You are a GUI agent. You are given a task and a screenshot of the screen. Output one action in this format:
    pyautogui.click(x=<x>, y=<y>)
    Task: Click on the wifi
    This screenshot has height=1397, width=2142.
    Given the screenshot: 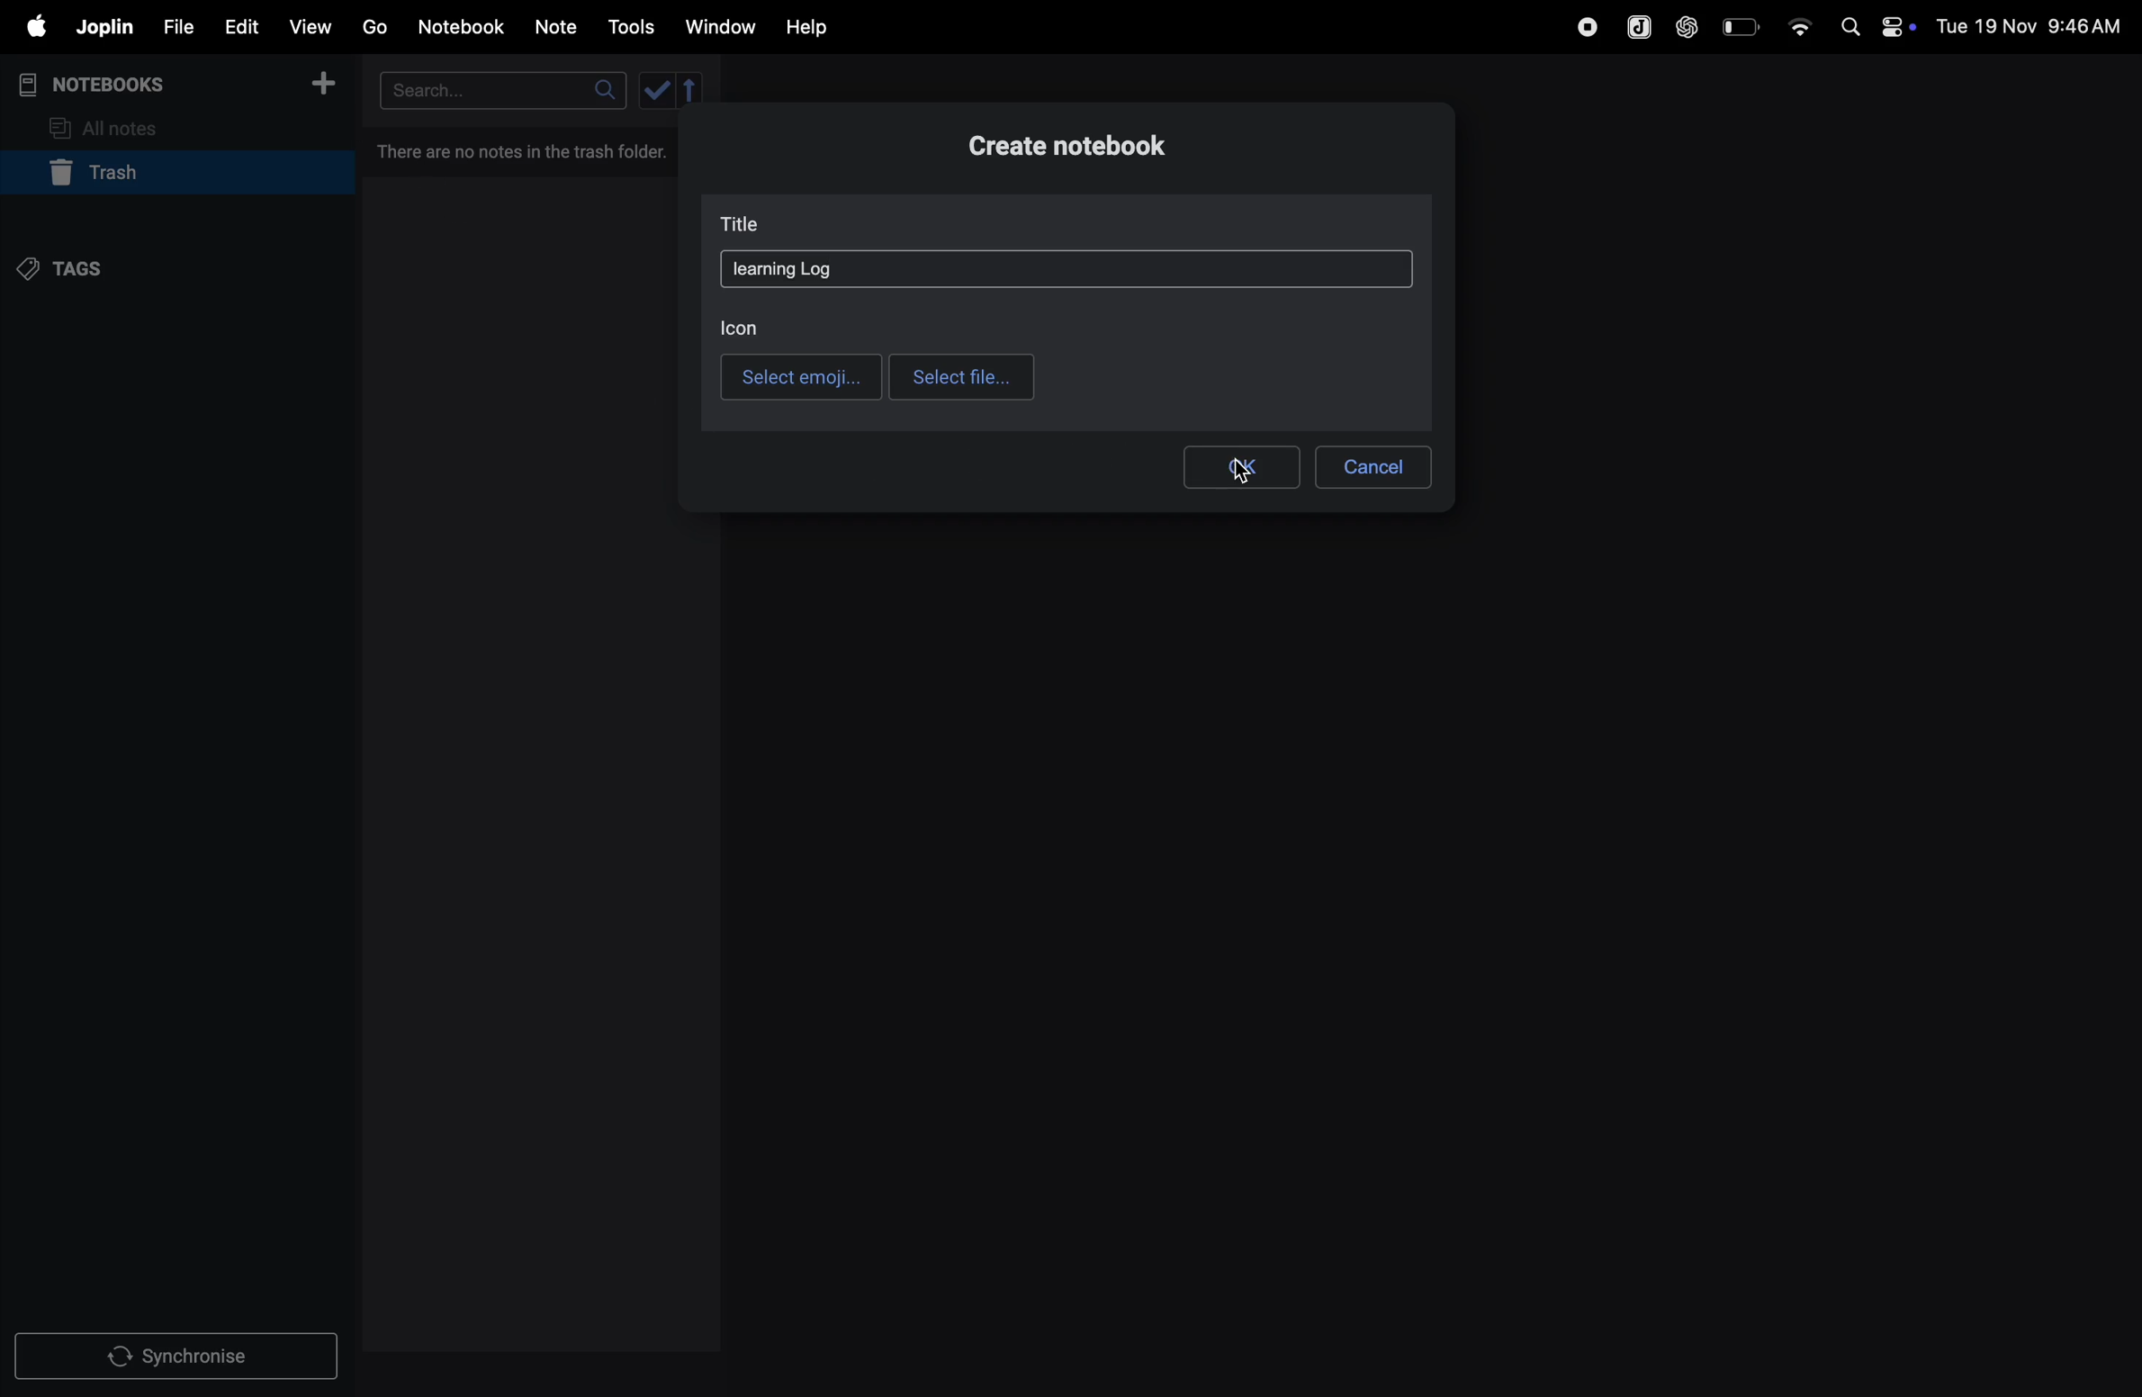 What is the action you would take?
    pyautogui.click(x=1798, y=21)
    